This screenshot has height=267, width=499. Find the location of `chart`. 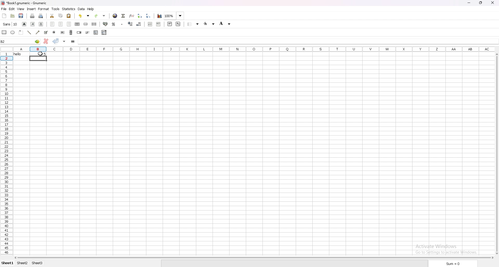

chart is located at coordinates (159, 16).